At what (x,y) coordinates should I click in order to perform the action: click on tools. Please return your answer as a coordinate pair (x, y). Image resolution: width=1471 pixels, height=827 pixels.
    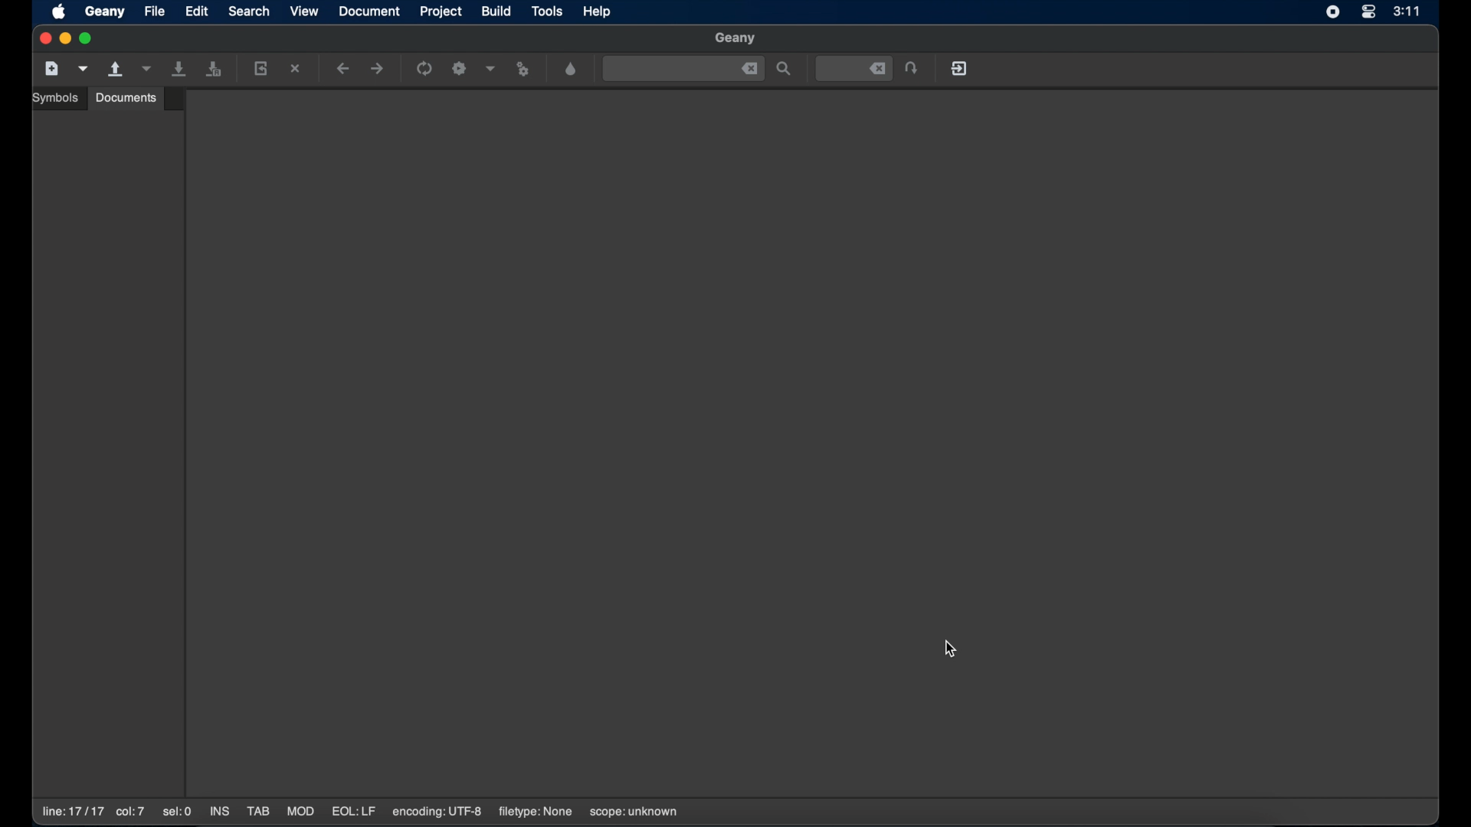
    Looking at the image, I should click on (548, 12).